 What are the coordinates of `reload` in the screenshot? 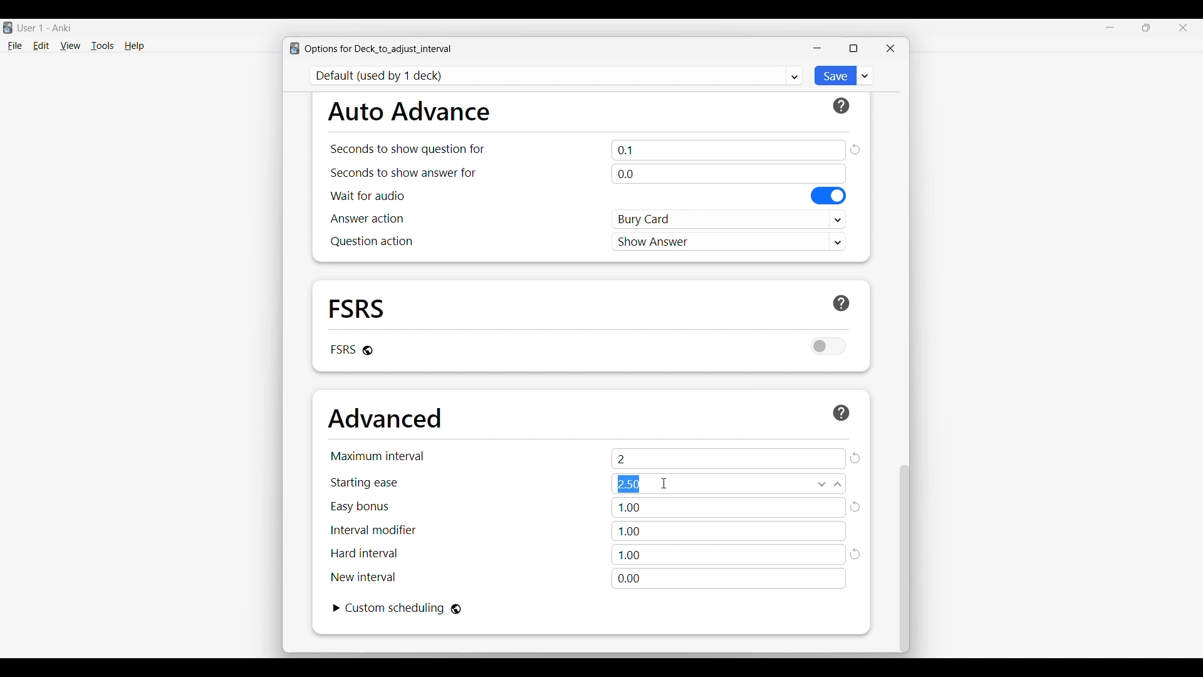 It's located at (857, 555).